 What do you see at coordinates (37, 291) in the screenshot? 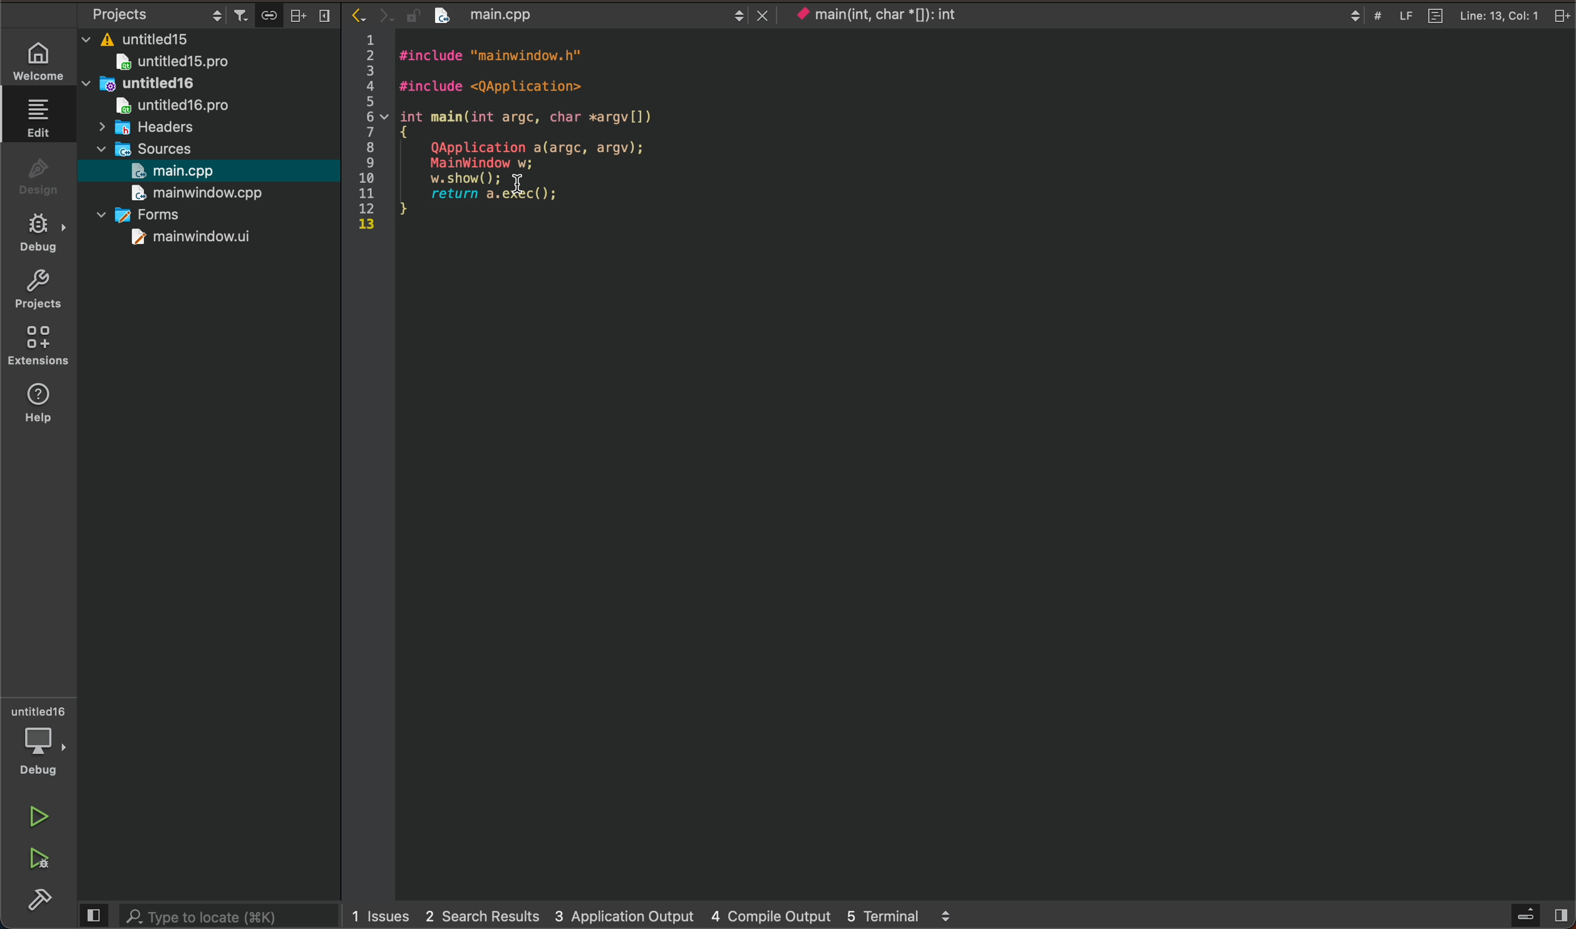
I see `projects` at bounding box center [37, 291].